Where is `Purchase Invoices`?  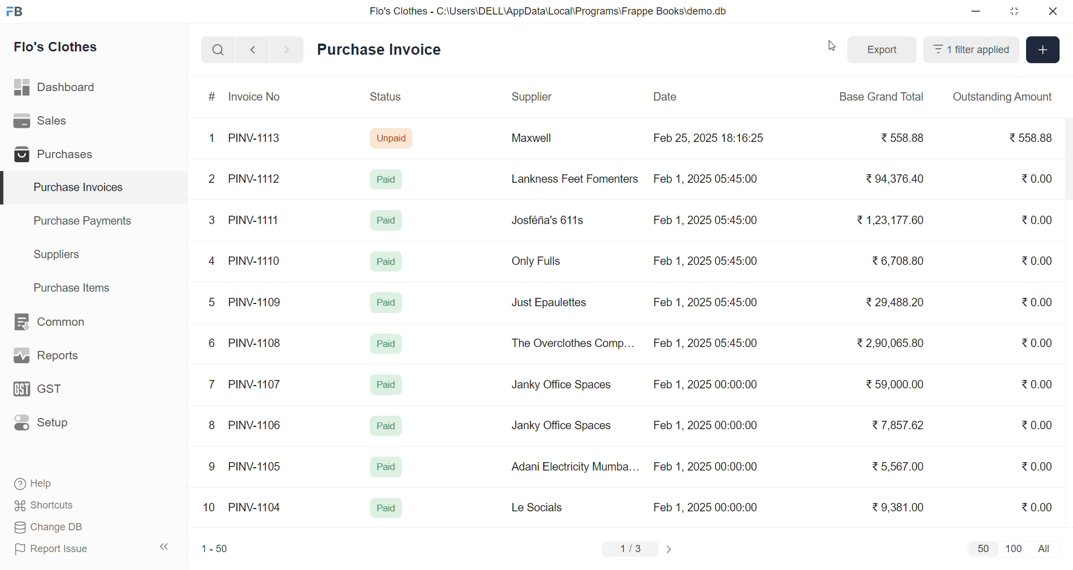
Purchase Invoices is located at coordinates (77, 188).